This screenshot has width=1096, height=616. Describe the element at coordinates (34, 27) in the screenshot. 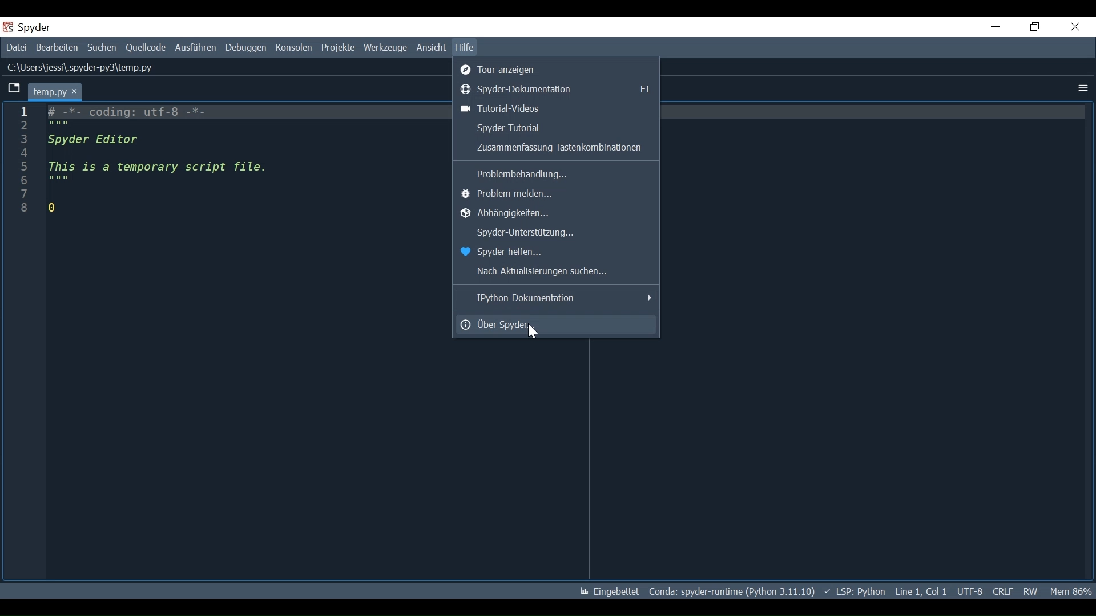

I see `spyder` at that location.